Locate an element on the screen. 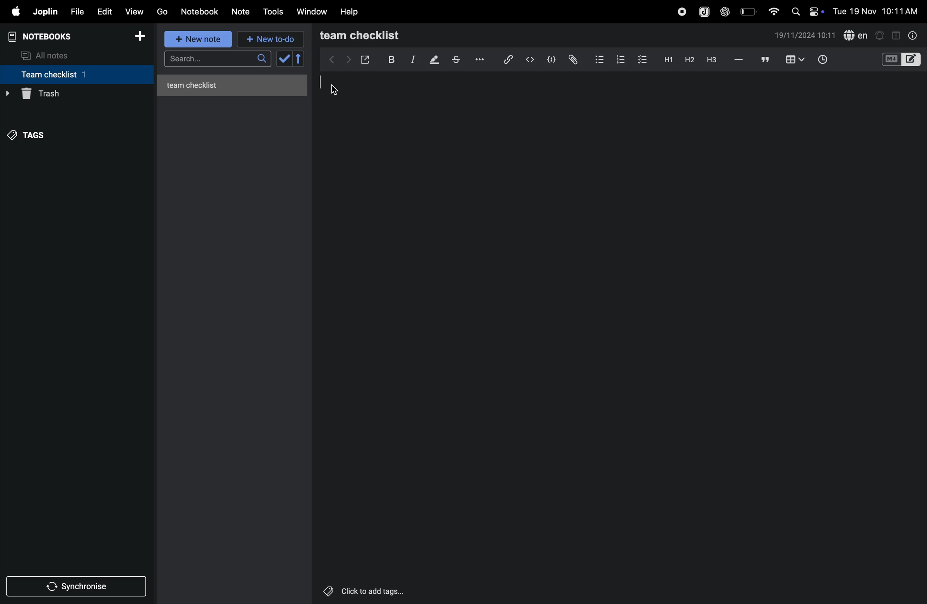  cursor is located at coordinates (323, 83).